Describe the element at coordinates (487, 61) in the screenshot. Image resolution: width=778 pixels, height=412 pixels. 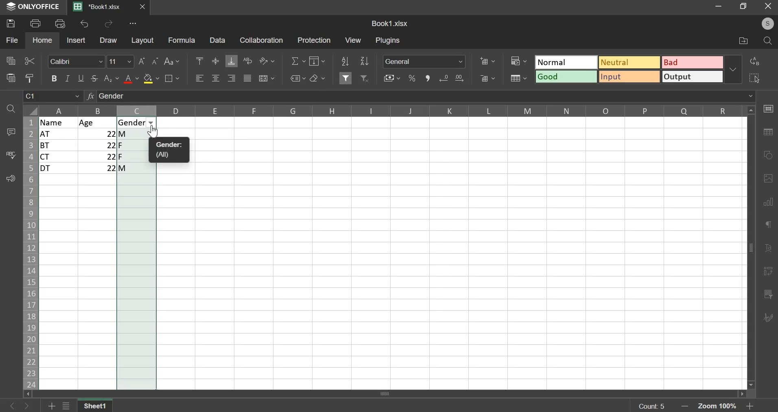
I see `insert cells` at that location.